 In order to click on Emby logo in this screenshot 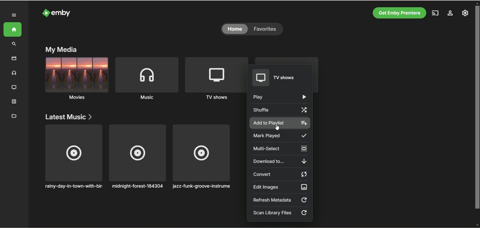, I will do `click(46, 13)`.